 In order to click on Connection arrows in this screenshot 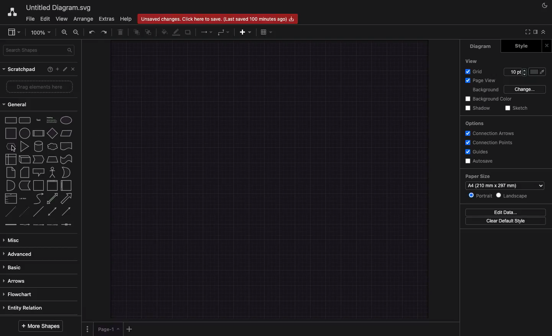, I will do `click(491, 134)`.